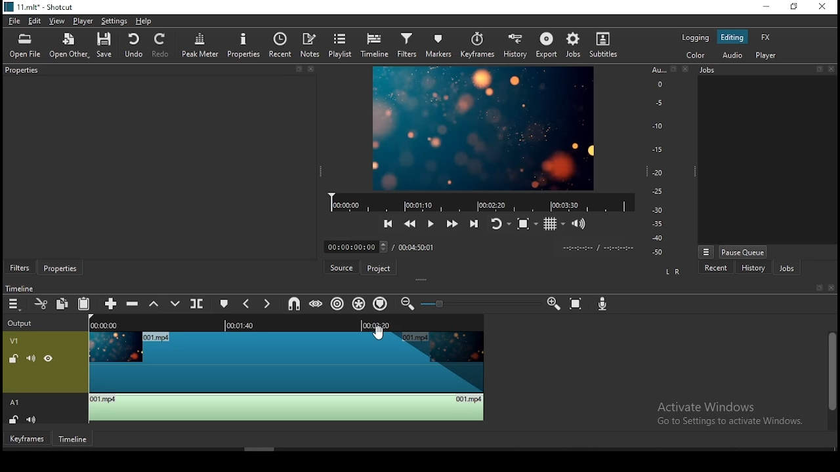 This screenshot has height=472, width=840. What do you see at coordinates (22, 324) in the screenshot?
I see `output` at bounding box center [22, 324].